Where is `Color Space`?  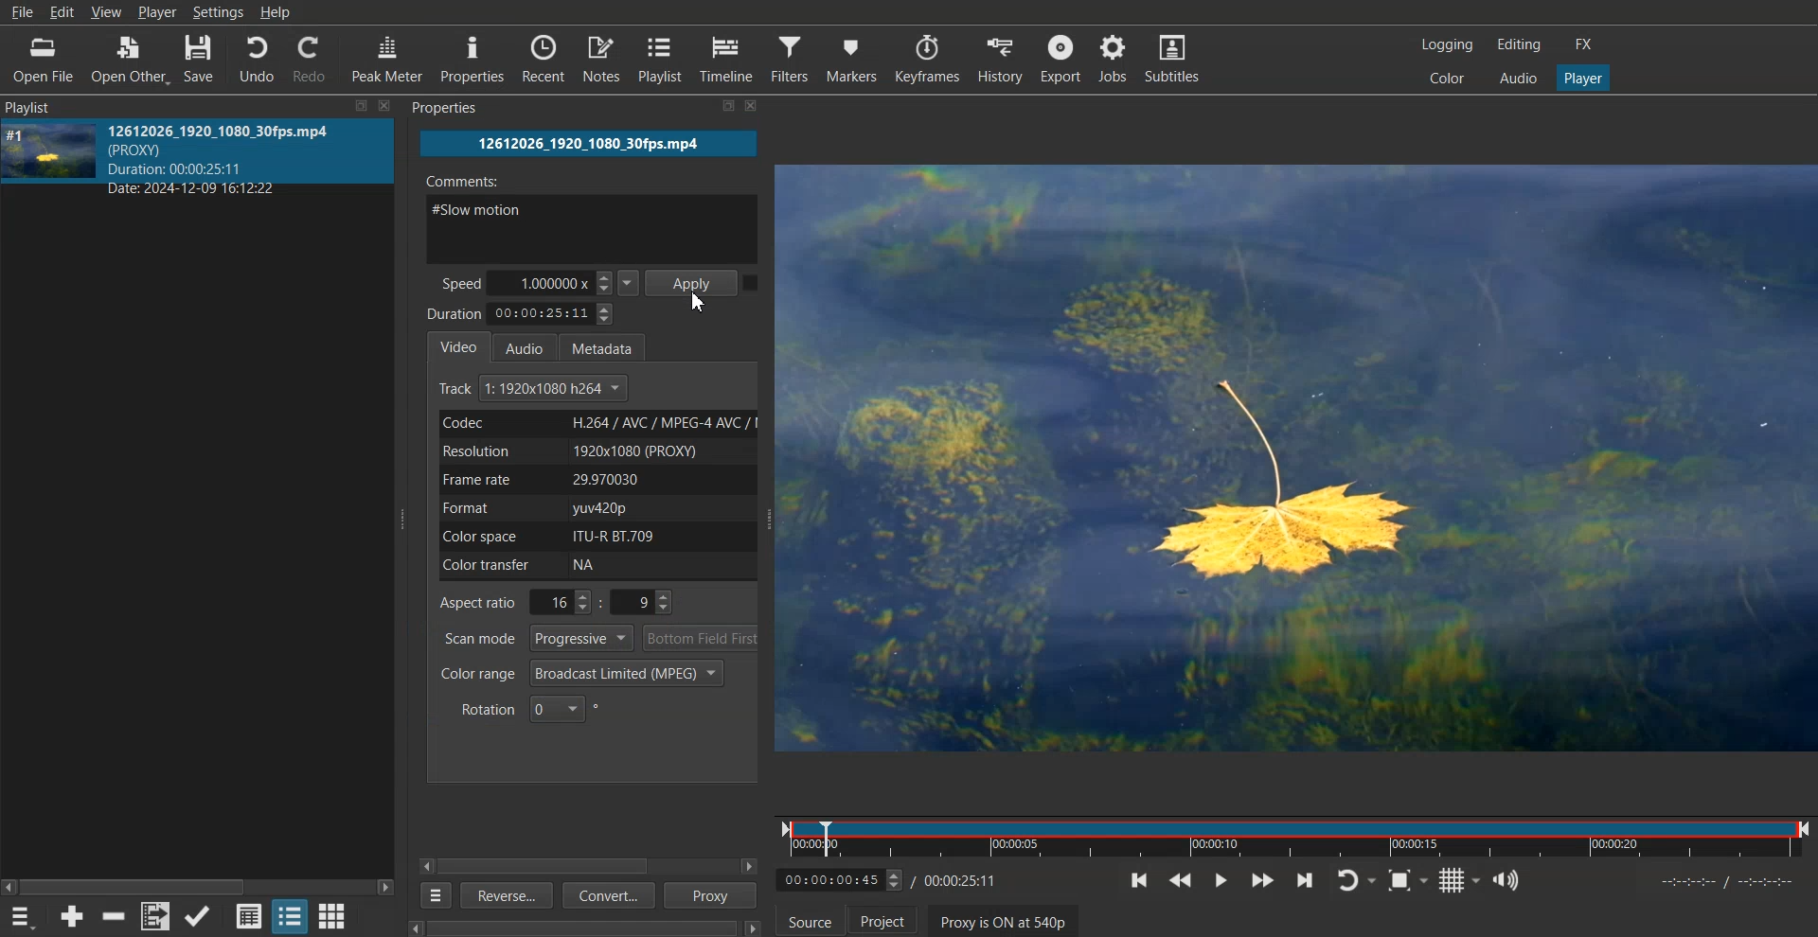
Color Space is located at coordinates (593, 536).